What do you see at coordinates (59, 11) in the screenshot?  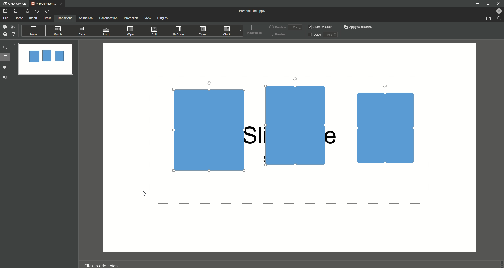 I see `More Options` at bounding box center [59, 11].